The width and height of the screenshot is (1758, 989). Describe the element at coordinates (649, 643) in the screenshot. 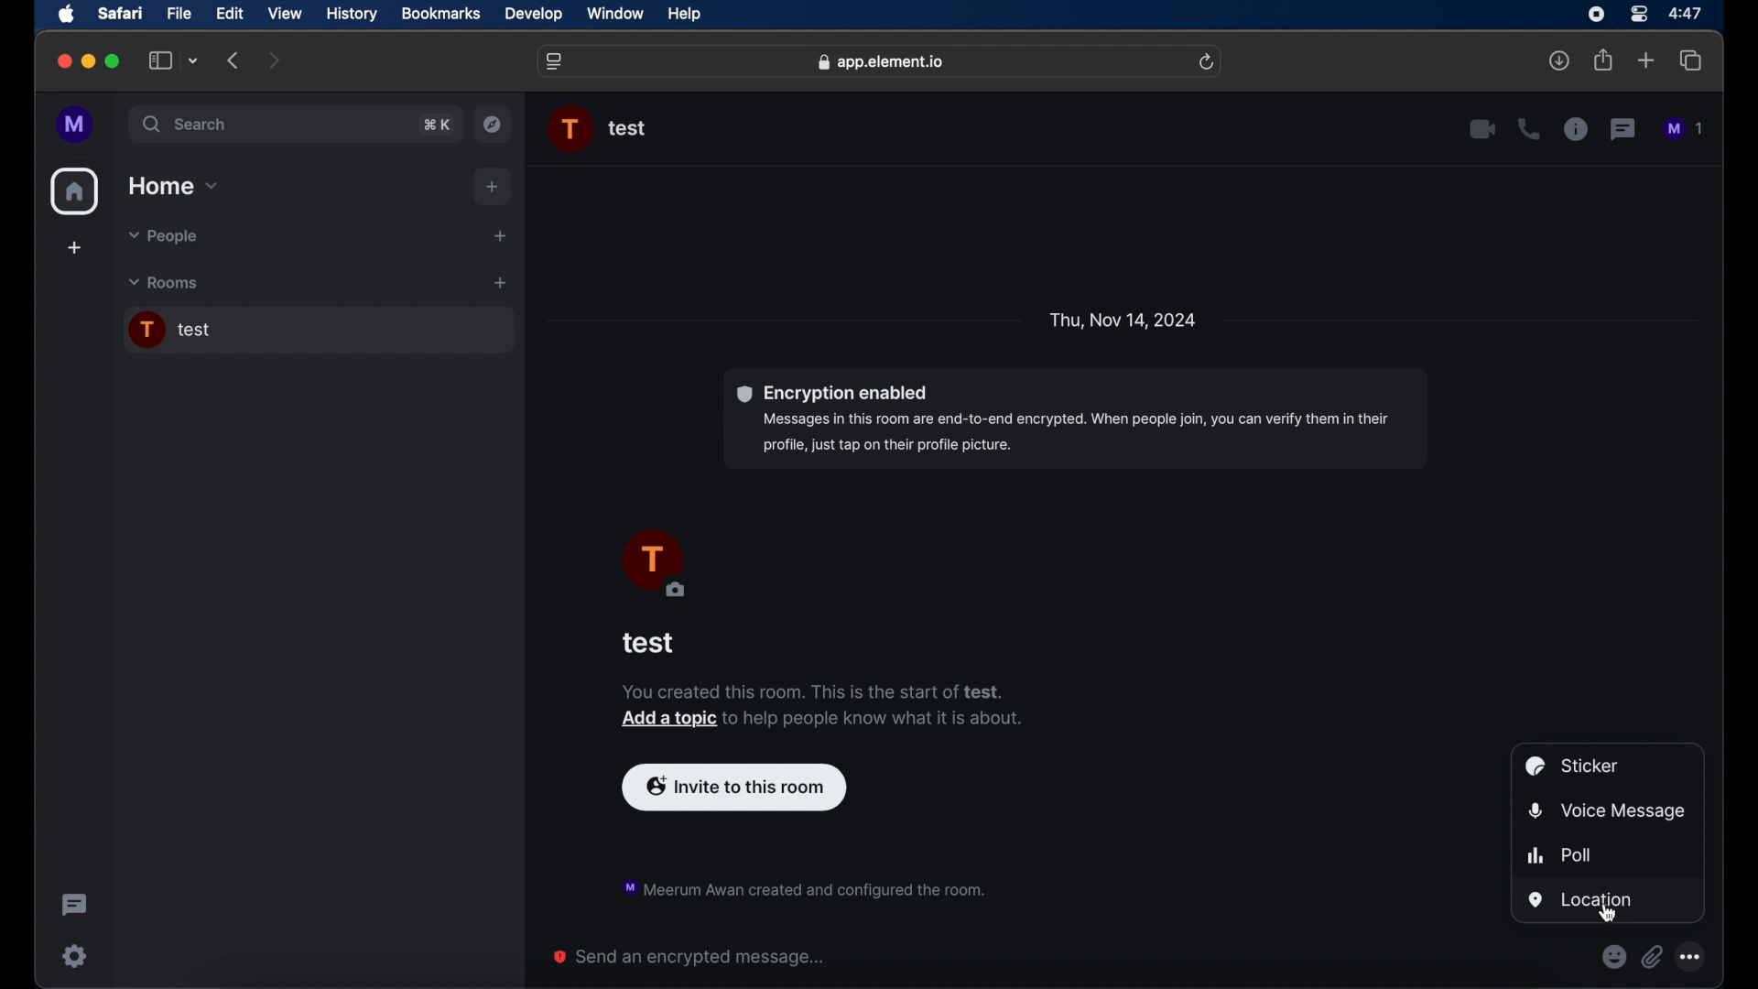

I see `test` at that location.